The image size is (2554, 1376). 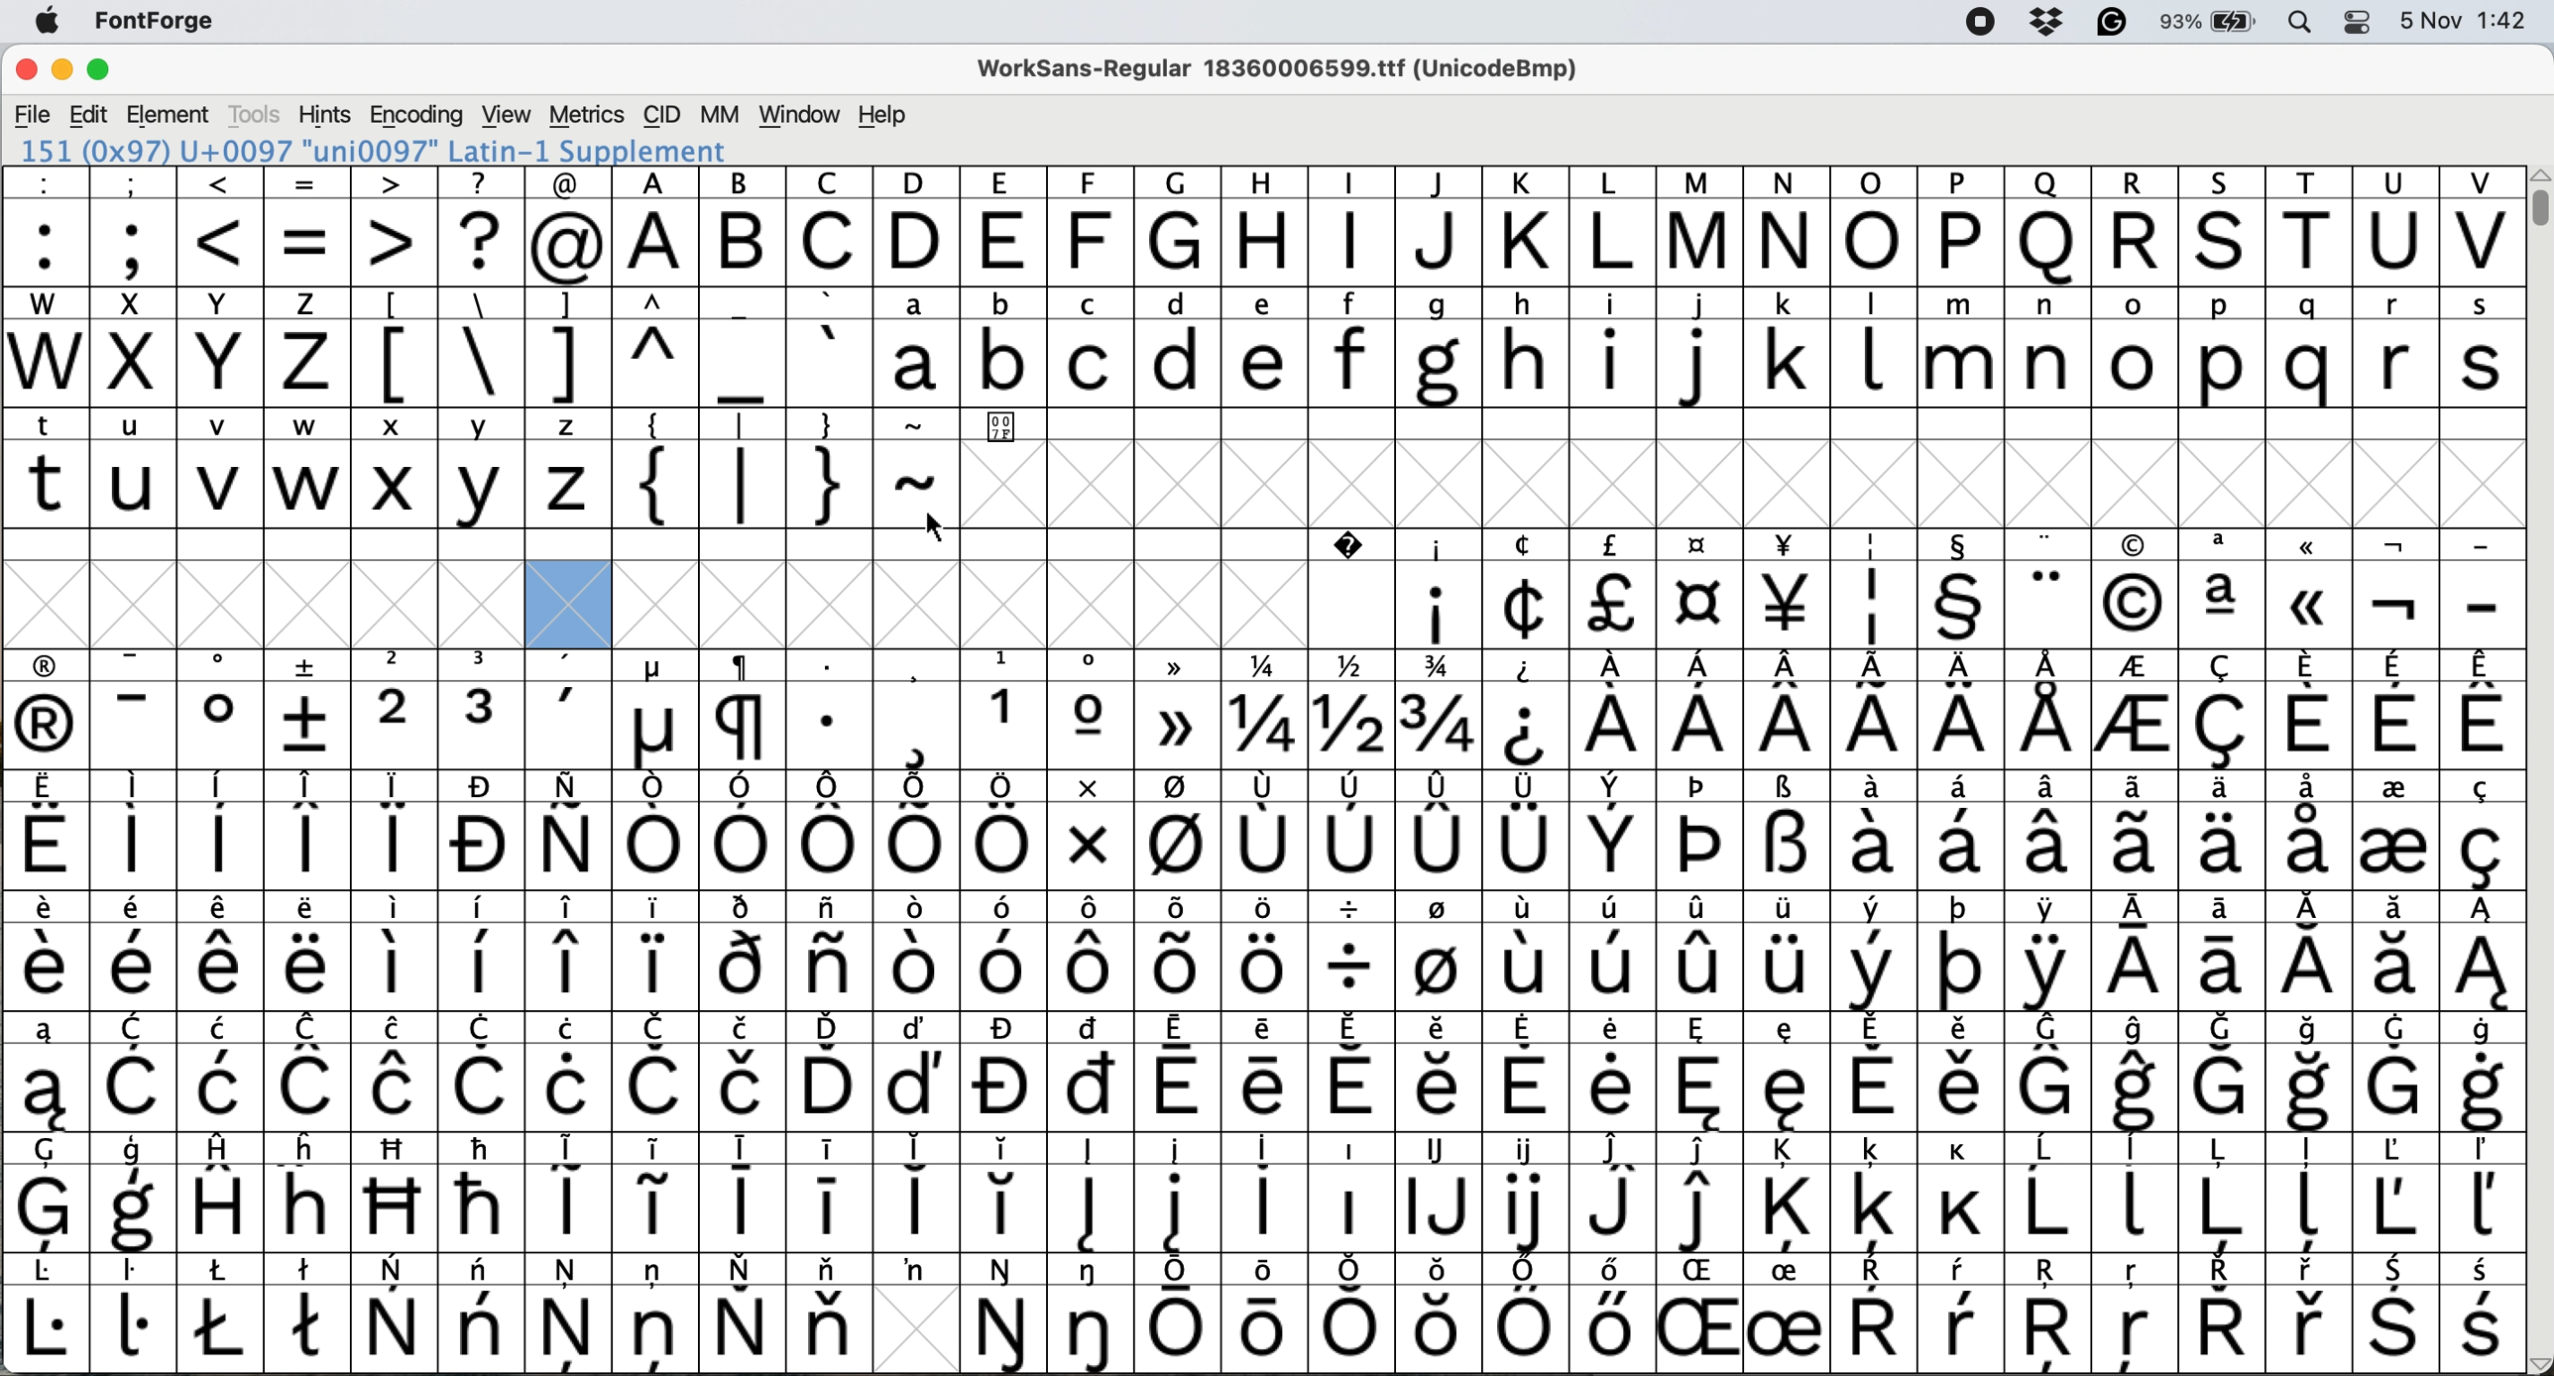 What do you see at coordinates (1608, 1312) in the screenshot?
I see `symbol` at bounding box center [1608, 1312].